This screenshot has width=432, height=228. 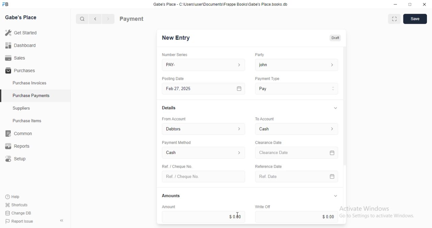 What do you see at coordinates (13, 197) in the screenshot?
I see `Help` at bounding box center [13, 197].